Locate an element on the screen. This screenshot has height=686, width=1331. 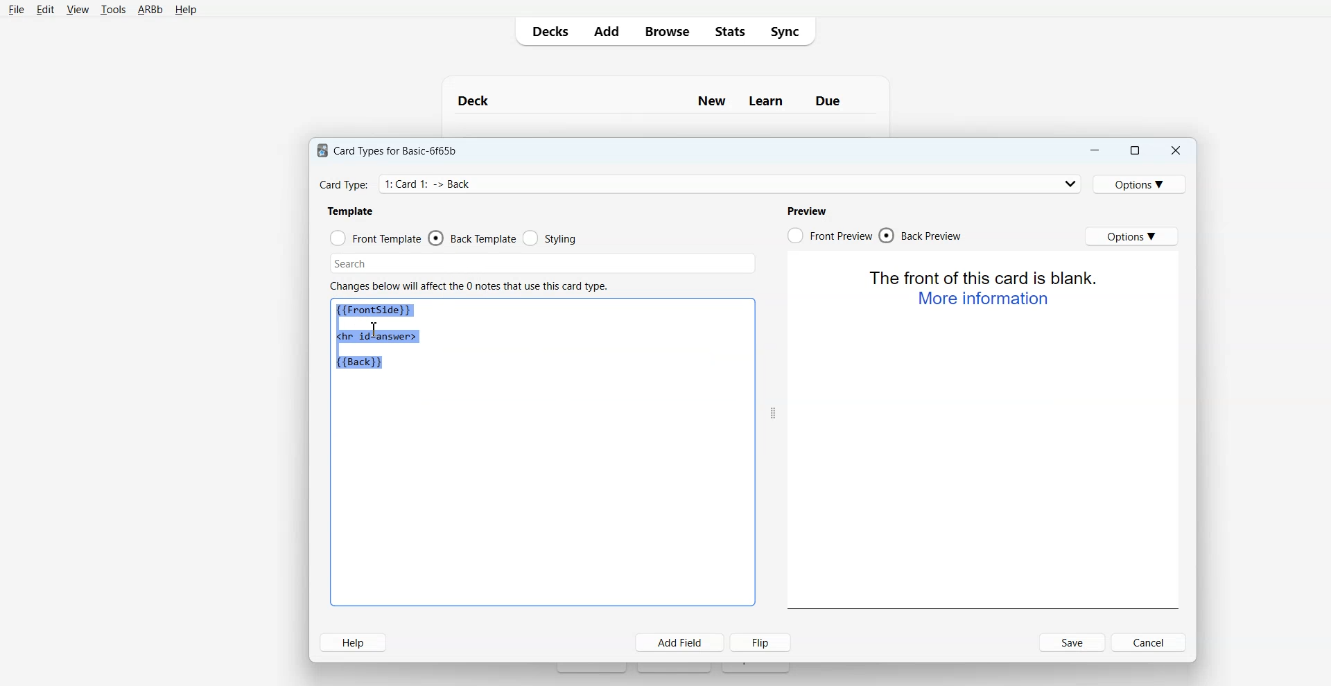
Text Cursor is located at coordinates (374, 330).